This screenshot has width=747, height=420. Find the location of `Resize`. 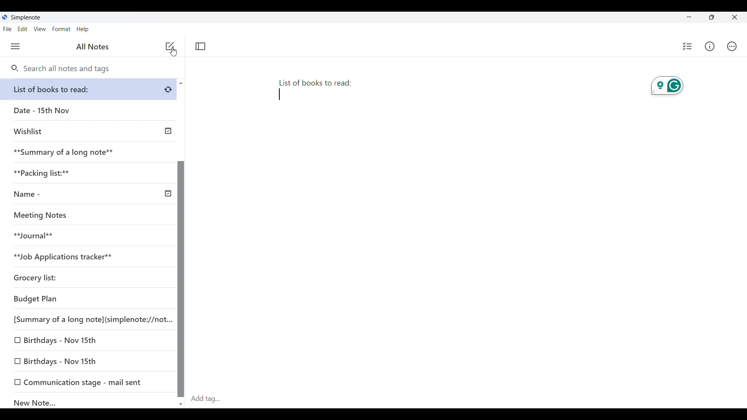

Resize is located at coordinates (709, 18).